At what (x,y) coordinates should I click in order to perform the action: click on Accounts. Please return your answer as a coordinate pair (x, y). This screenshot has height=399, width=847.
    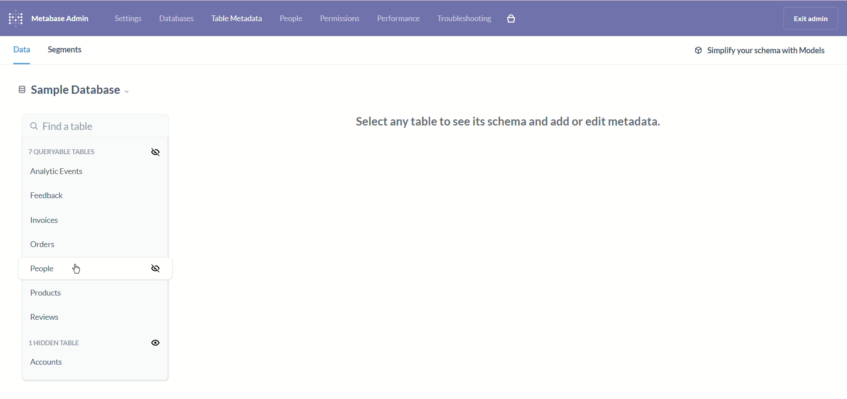
    Looking at the image, I should click on (49, 367).